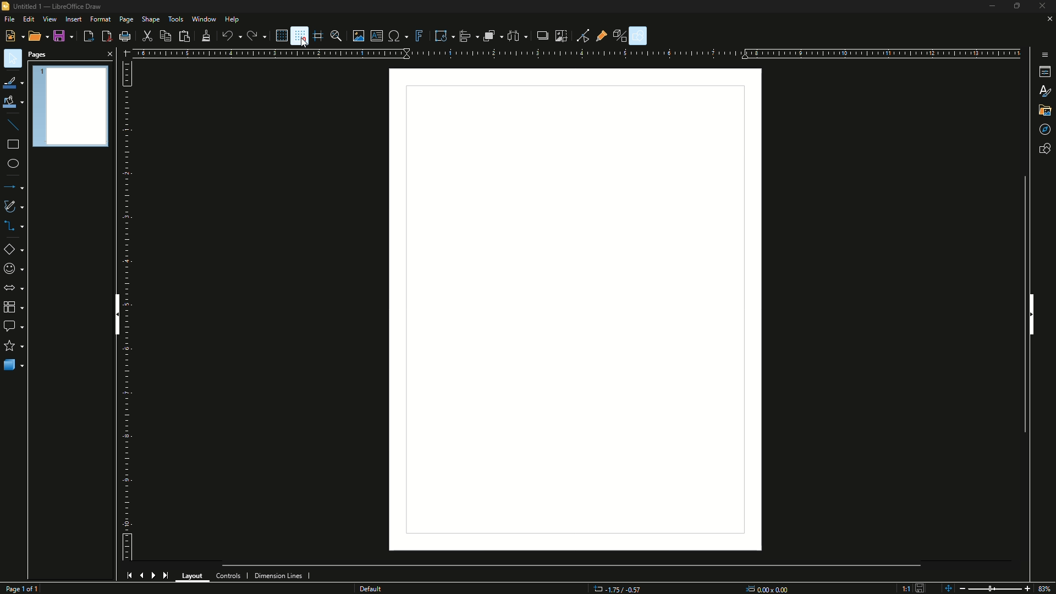  What do you see at coordinates (51, 19) in the screenshot?
I see `View` at bounding box center [51, 19].